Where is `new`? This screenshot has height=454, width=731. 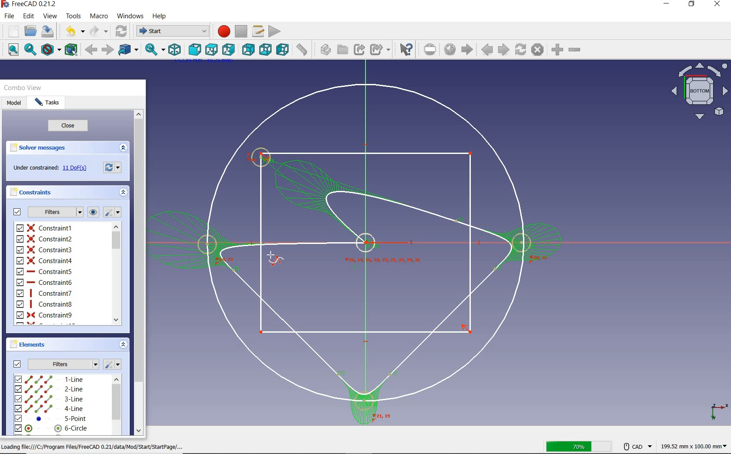
new is located at coordinates (13, 31).